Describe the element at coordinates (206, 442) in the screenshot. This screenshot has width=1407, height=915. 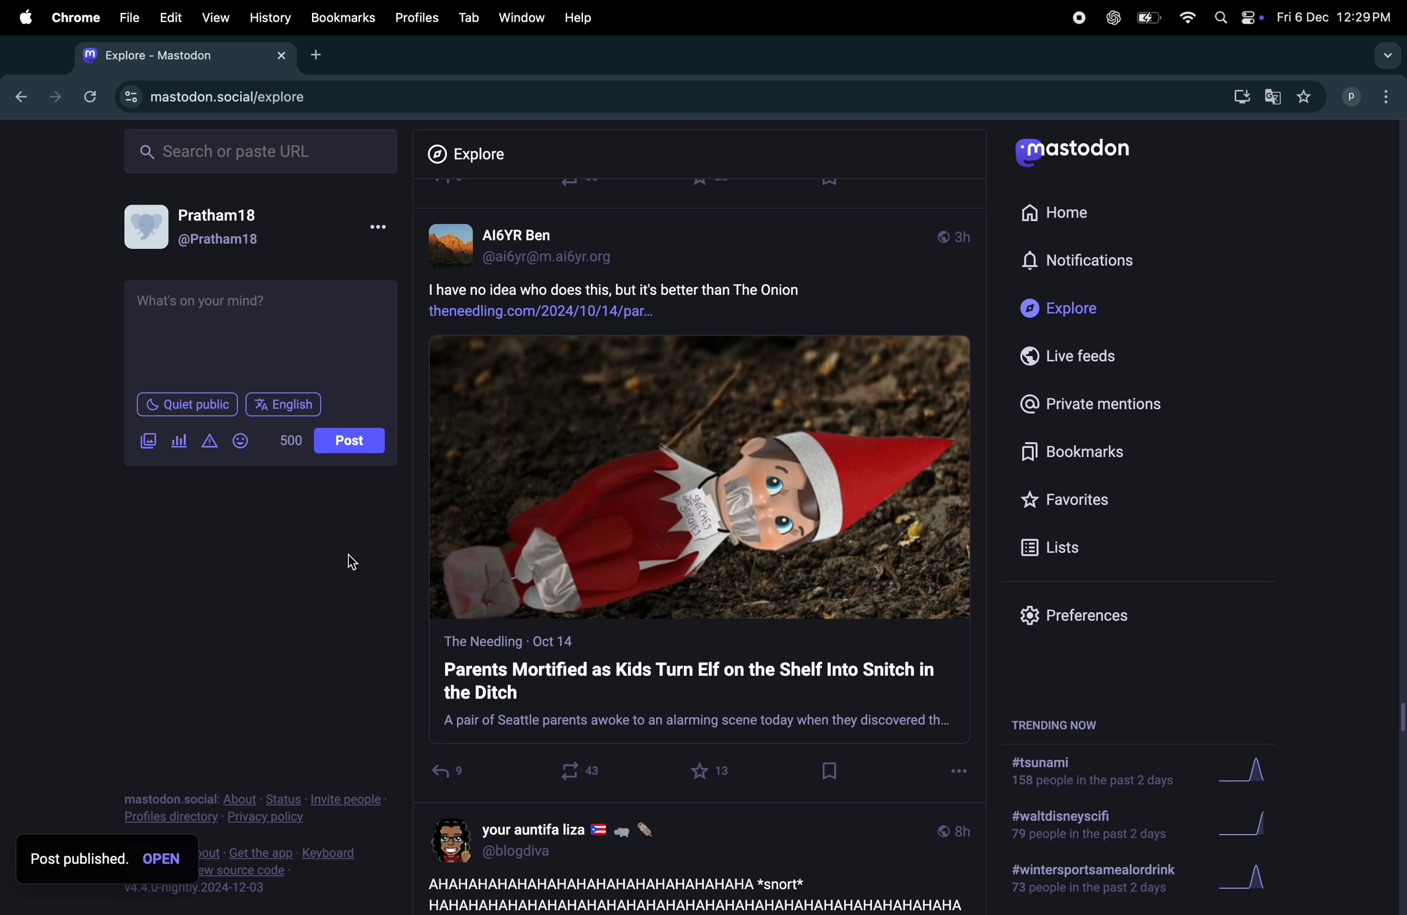
I see `add alert` at that location.